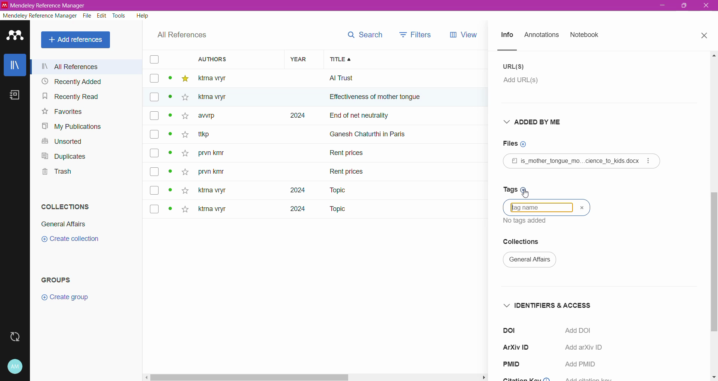 The image size is (718, 381). What do you see at coordinates (88, 16) in the screenshot?
I see `File` at bounding box center [88, 16].